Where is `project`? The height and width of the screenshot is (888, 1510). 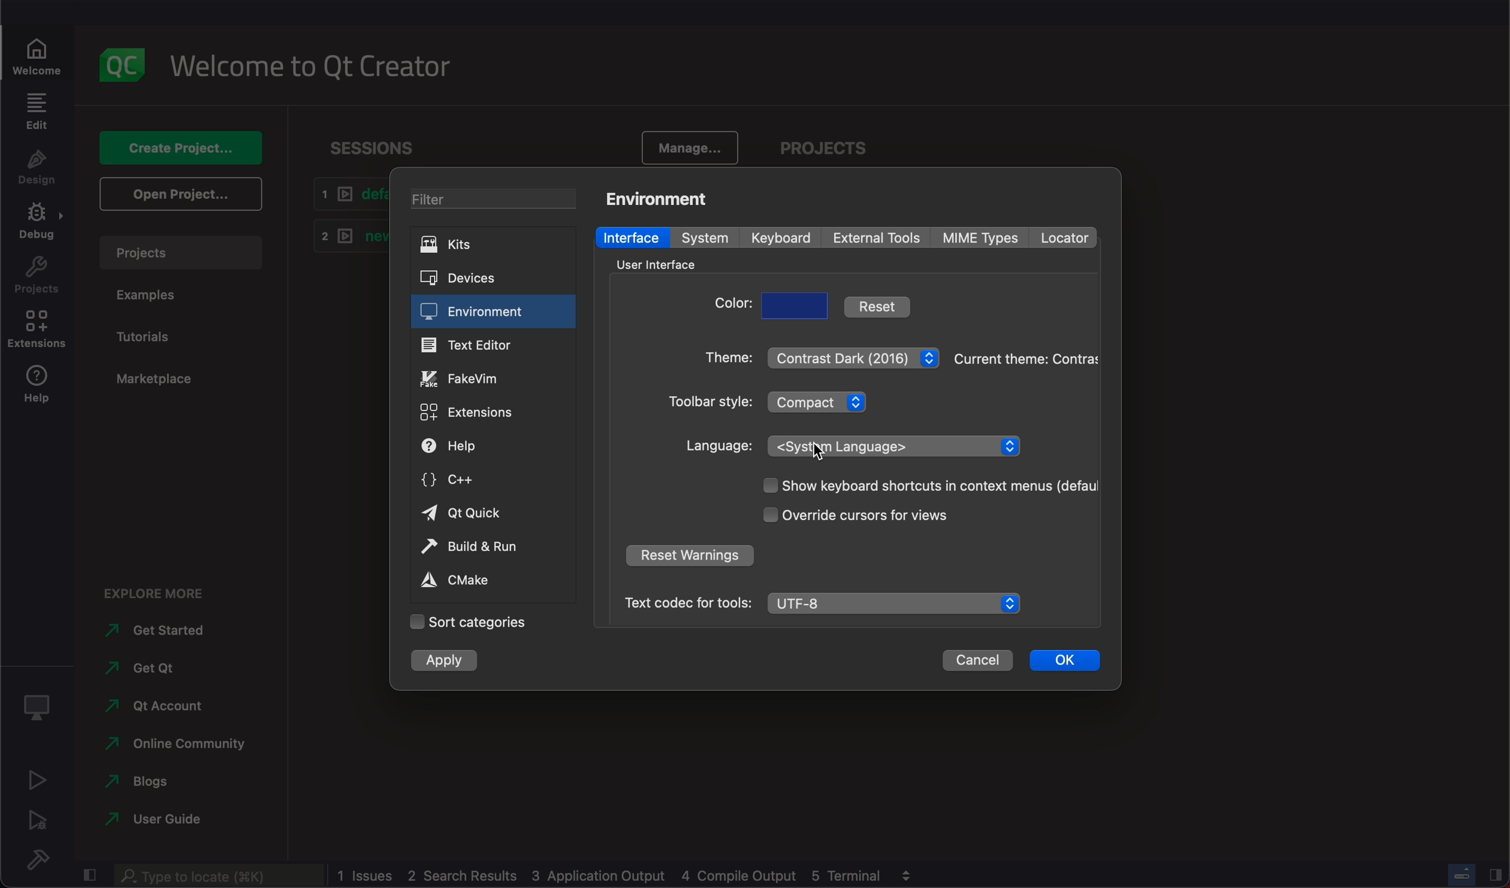
project is located at coordinates (36, 276).